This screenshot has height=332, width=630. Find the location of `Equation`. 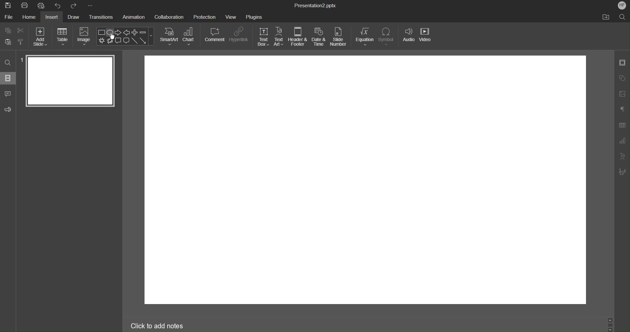

Equation is located at coordinates (365, 37).